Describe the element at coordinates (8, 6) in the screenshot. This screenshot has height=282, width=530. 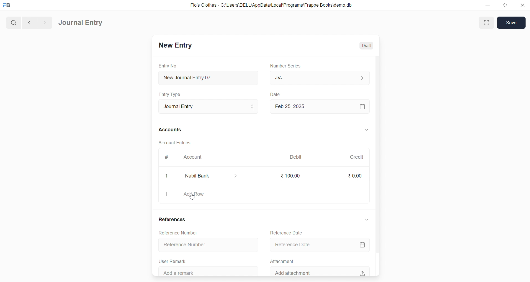
I see `logo` at that location.